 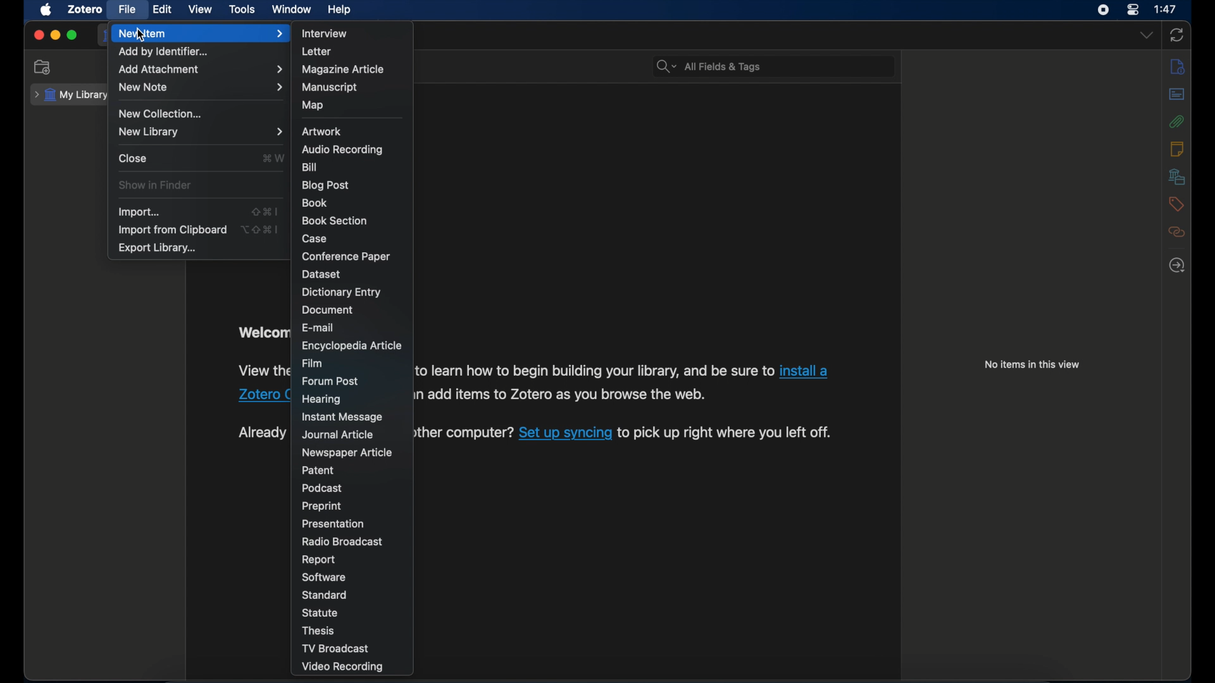 What do you see at coordinates (333, 523) in the screenshot?
I see `presentation` at bounding box center [333, 523].